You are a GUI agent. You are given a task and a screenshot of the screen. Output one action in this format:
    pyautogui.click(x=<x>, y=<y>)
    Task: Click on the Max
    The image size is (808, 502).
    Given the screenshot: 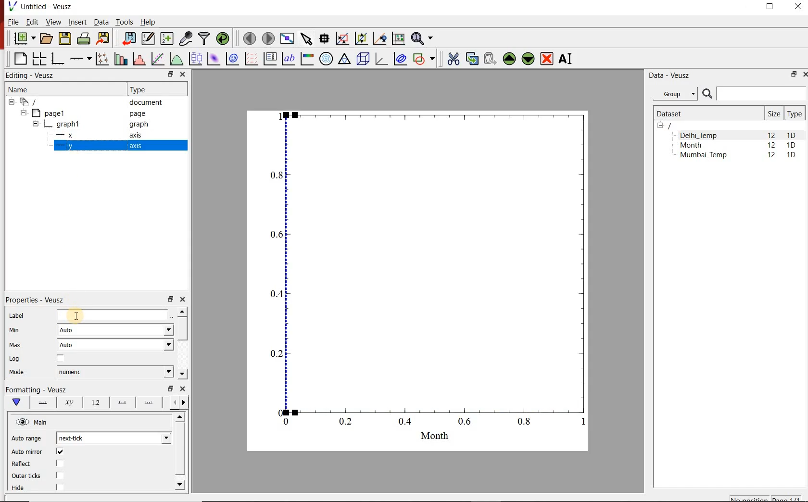 What is the action you would take?
    pyautogui.click(x=15, y=345)
    